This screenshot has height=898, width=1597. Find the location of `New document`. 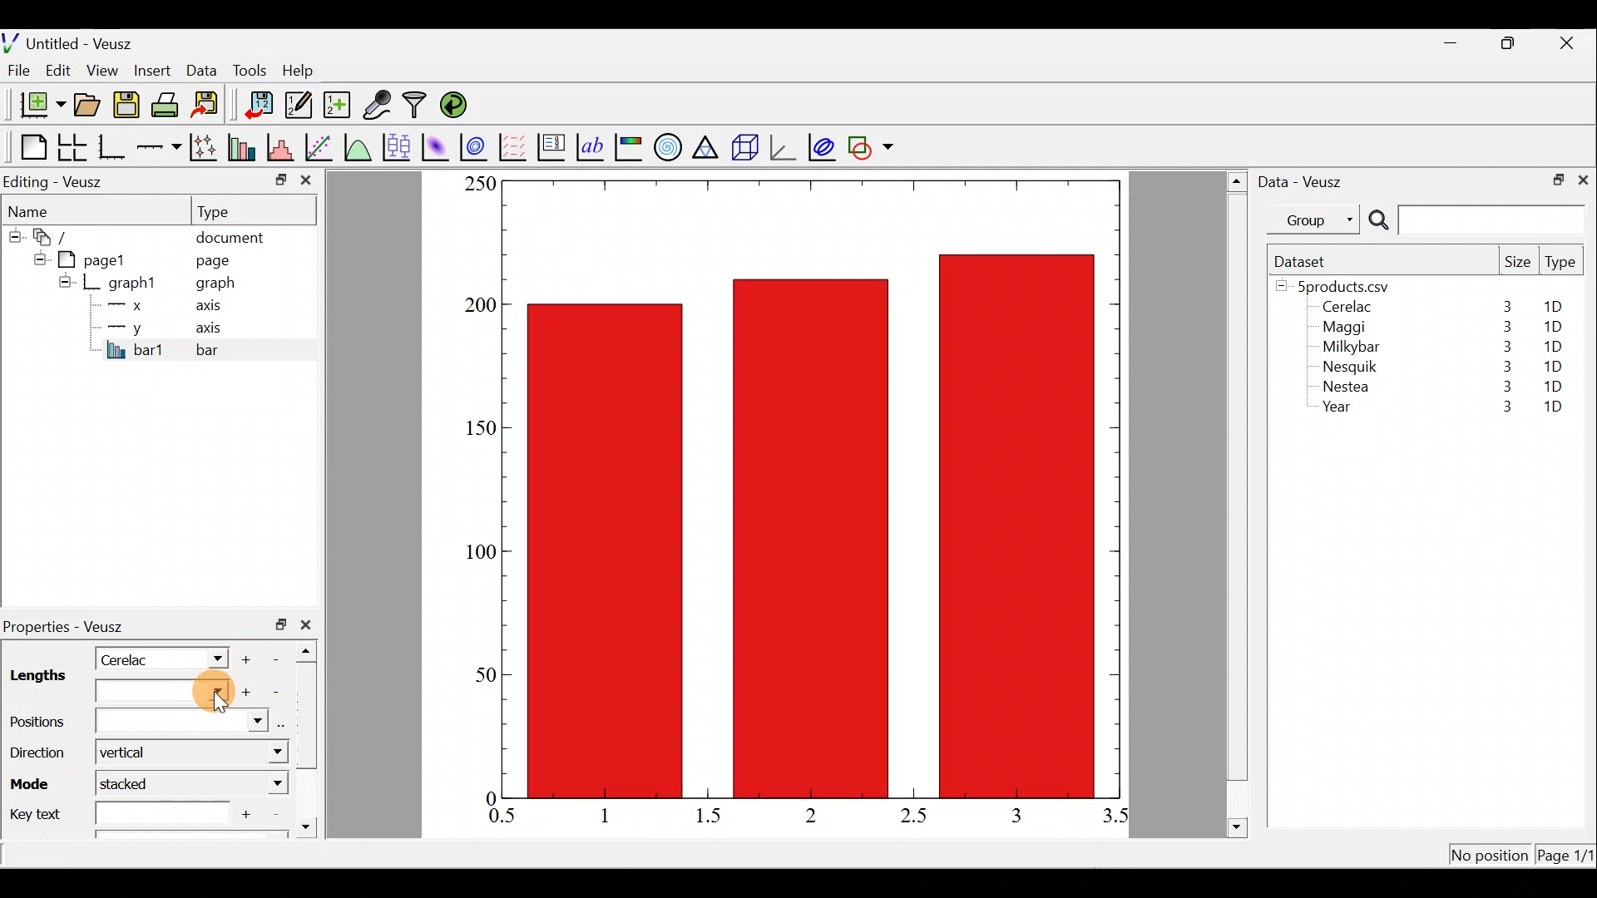

New document is located at coordinates (36, 105).